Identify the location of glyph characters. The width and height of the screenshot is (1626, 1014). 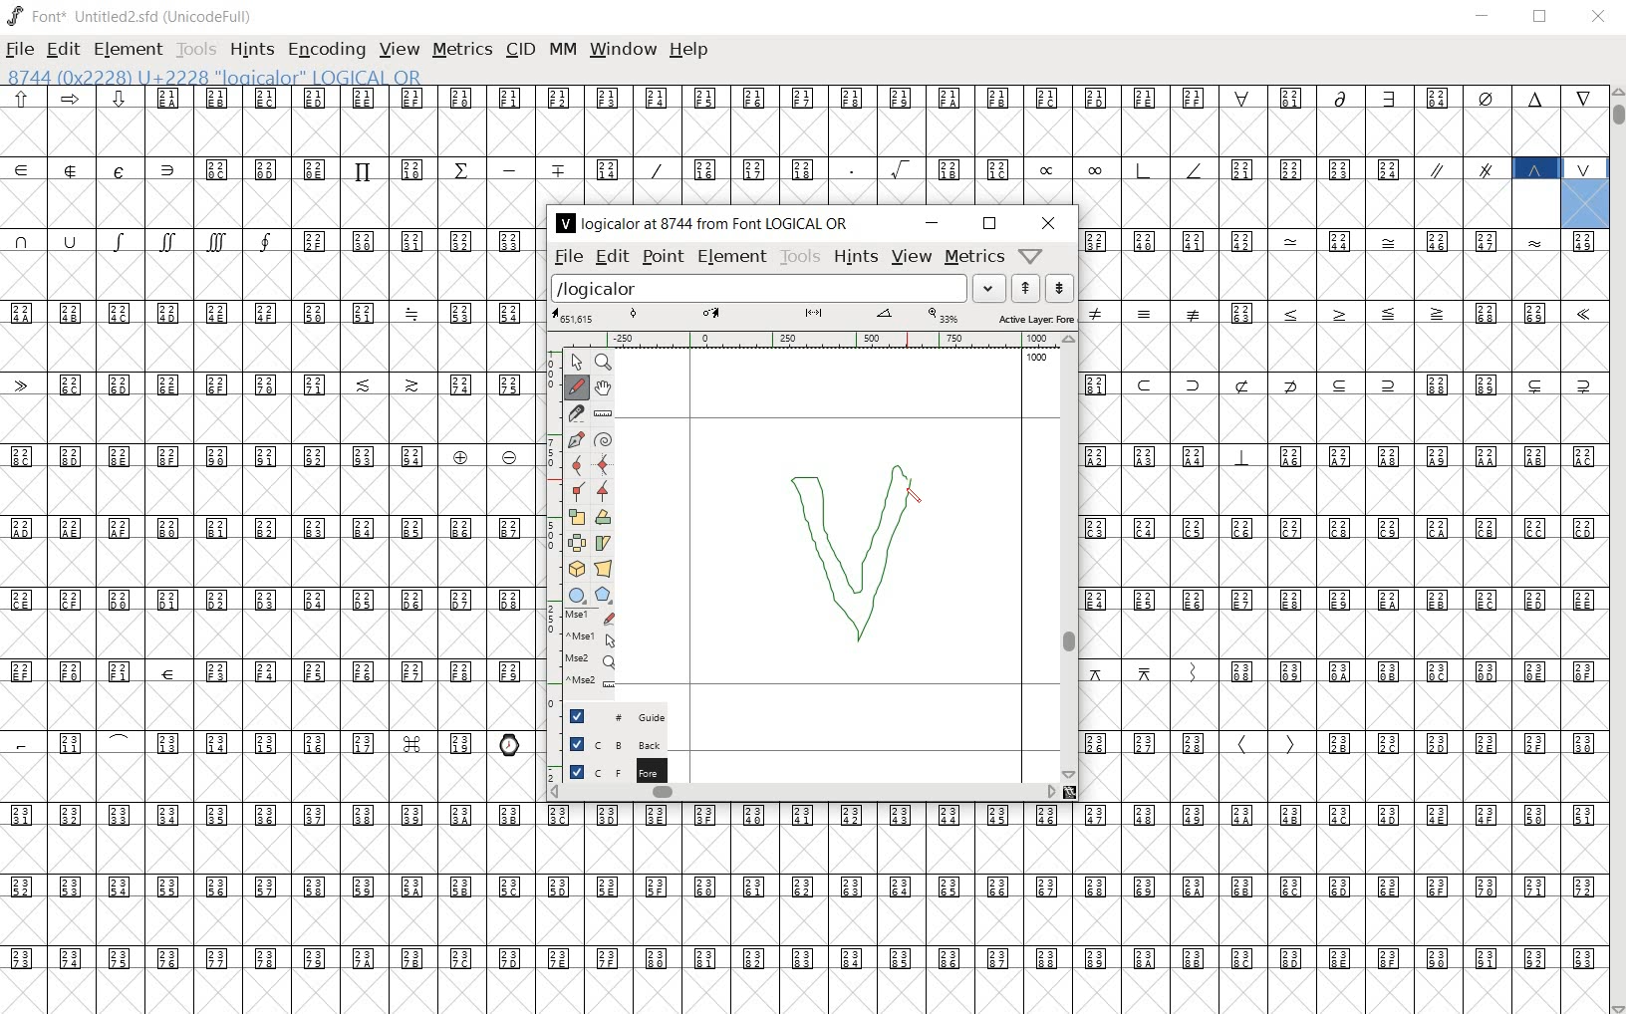
(1046, 144).